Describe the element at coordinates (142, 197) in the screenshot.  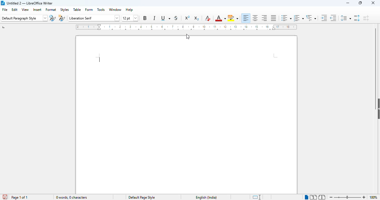
I see `default page style` at that location.